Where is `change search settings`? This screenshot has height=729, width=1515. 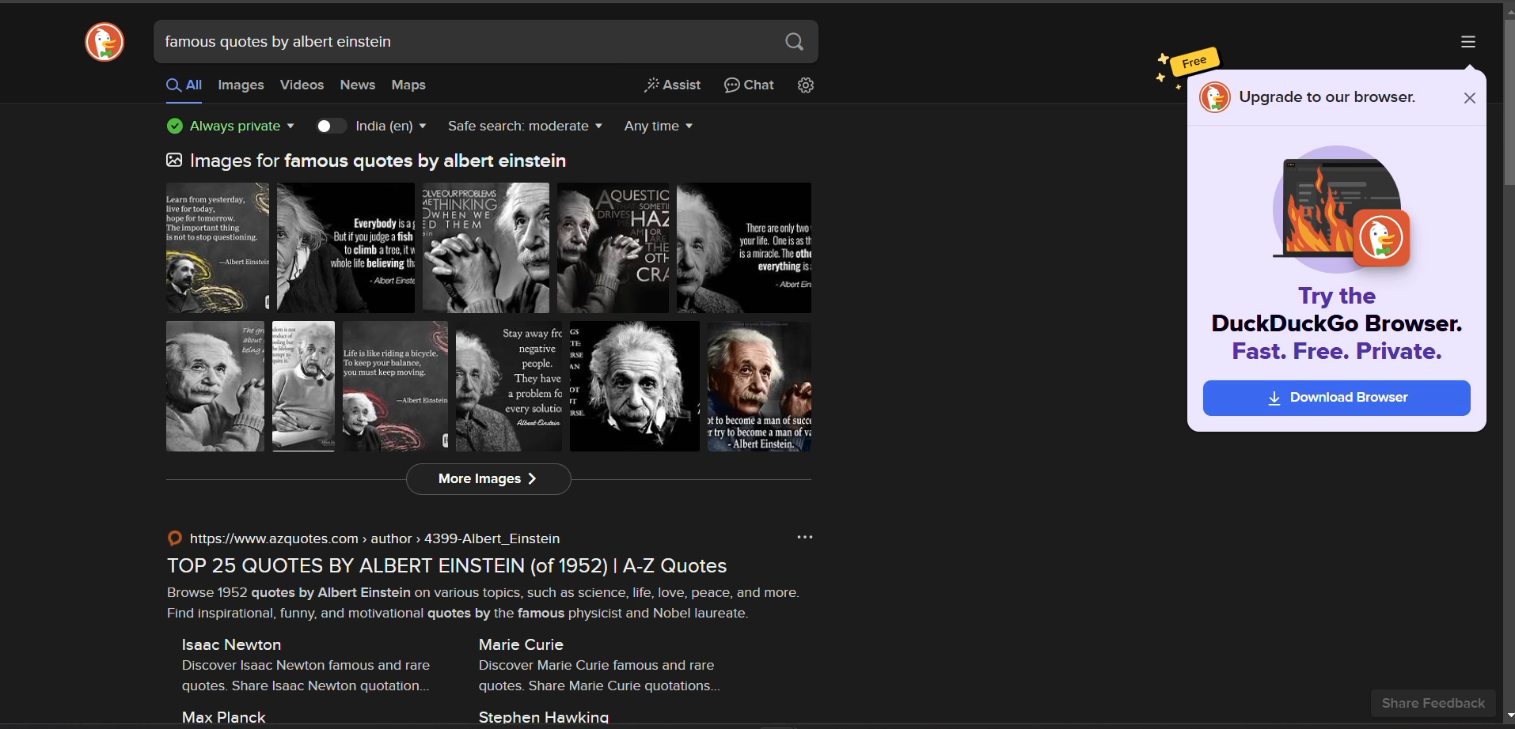 change search settings is located at coordinates (808, 89).